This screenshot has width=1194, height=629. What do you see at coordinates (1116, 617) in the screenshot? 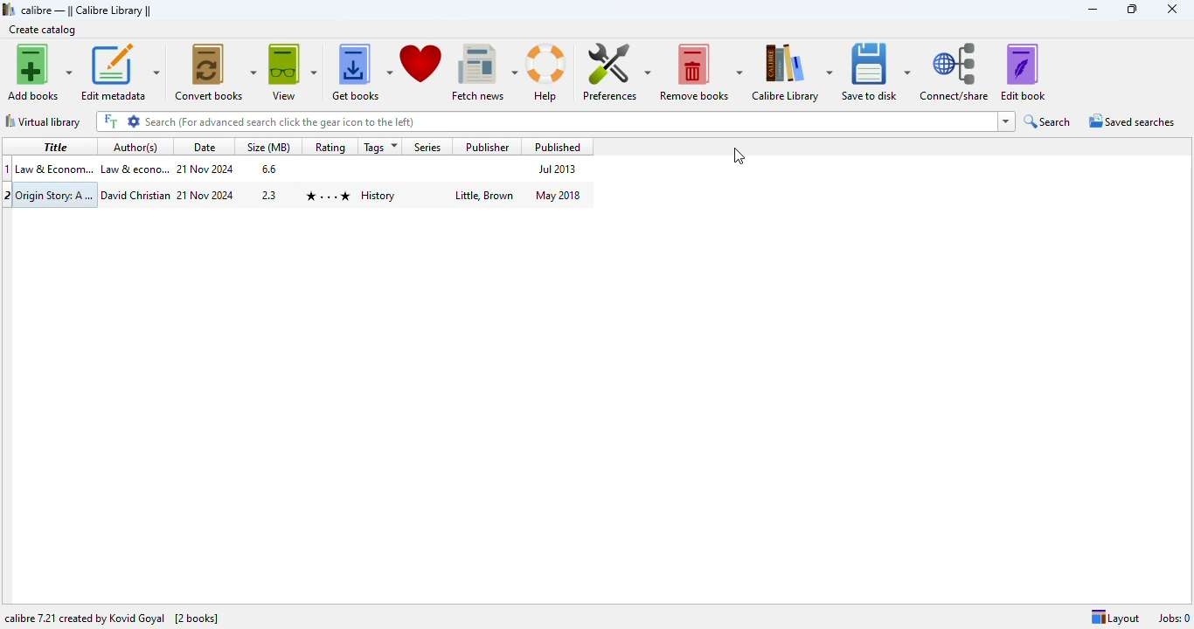
I see `layout` at bounding box center [1116, 617].